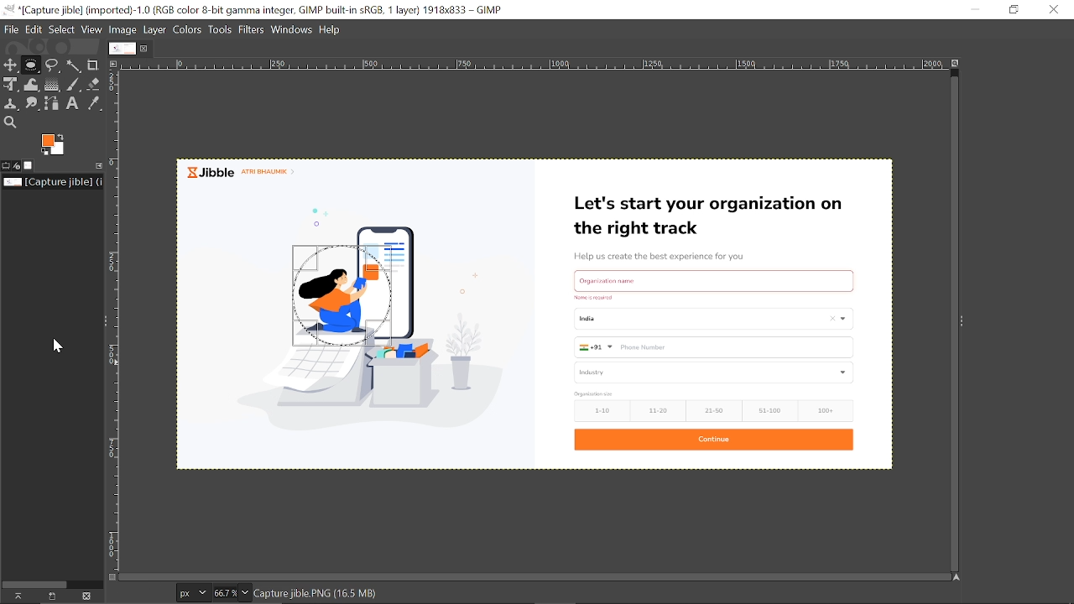 The width and height of the screenshot is (1074, 604). Describe the element at coordinates (317, 592) in the screenshot. I see `Capture jible. PNG (16.5 MB)` at that location.